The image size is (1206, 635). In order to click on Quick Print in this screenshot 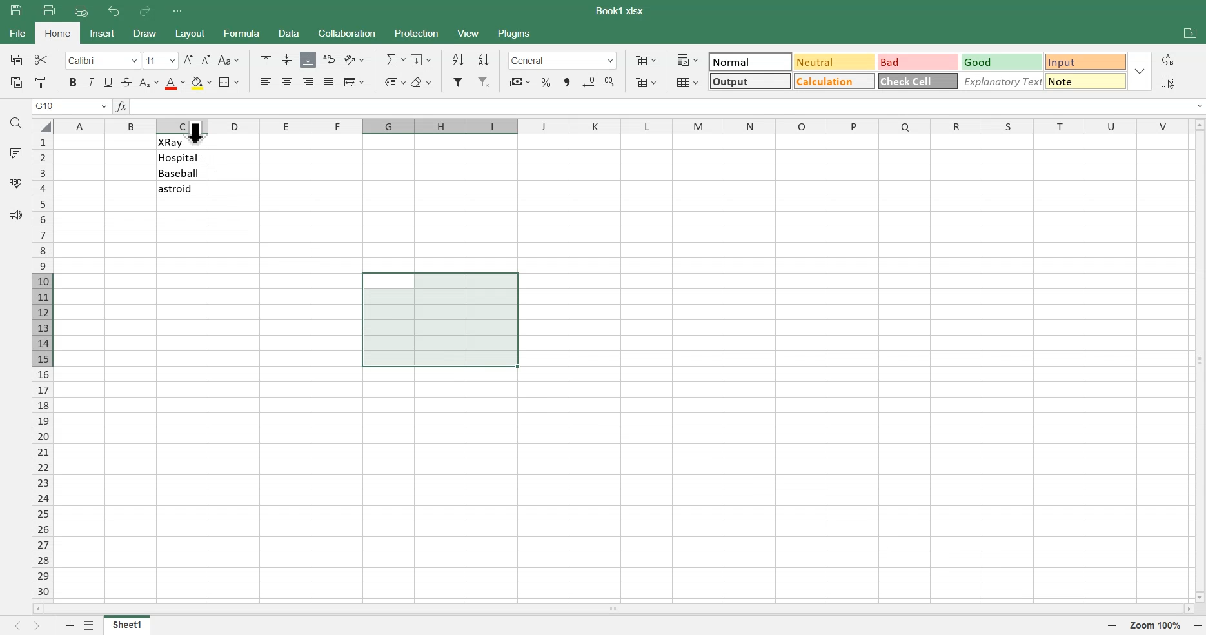, I will do `click(81, 11)`.